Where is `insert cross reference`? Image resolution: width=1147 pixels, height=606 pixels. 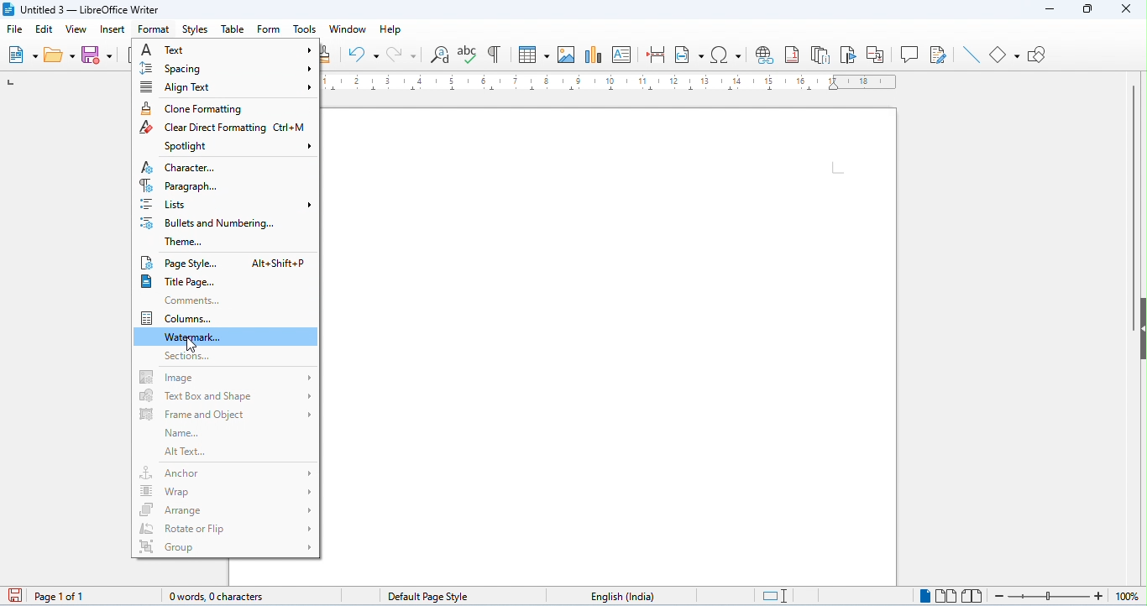 insert cross reference is located at coordinates (877, 56).